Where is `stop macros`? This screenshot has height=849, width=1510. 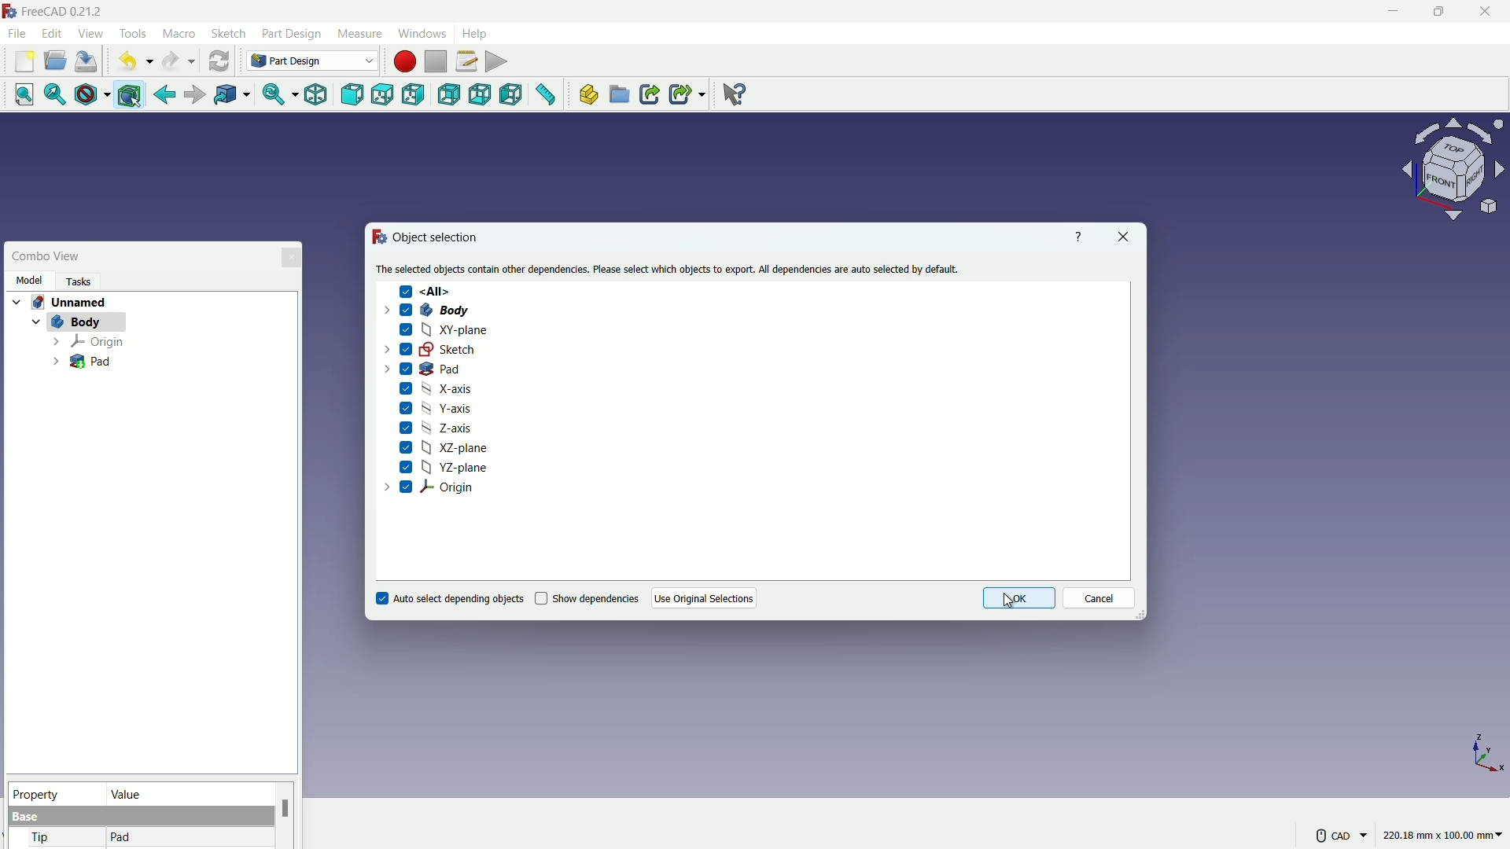
stop macros is located at coordinates (436, 62).